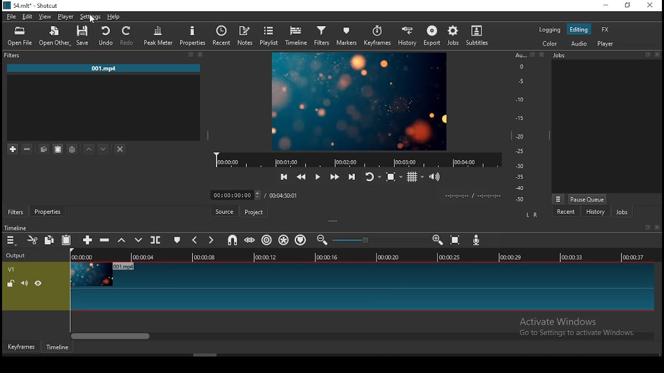  Describe the element at coordinates (448, 257) in the screenshot. I see `00:00:25` at that location.